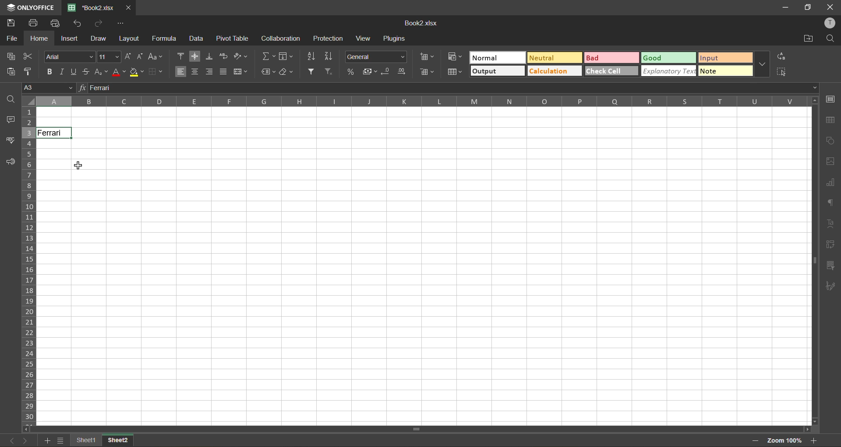 Image resolution: width=841 pixels, height=447 pixels. I want to click on conditional formatting, so click(455, 56).